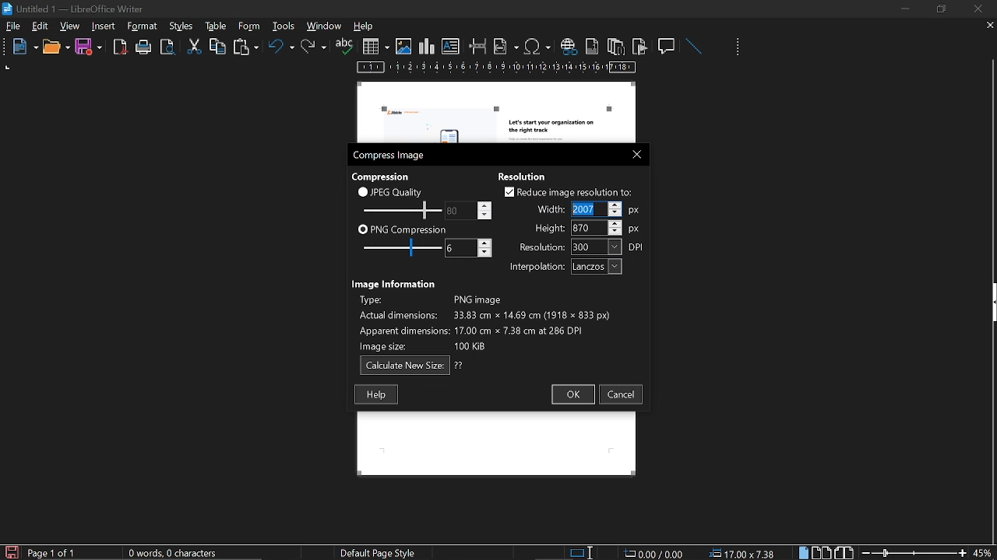 The width and height of the screenshot is (997, 560). Describe the element at coordinates (984, 552) in the screenshot. I see `current zoom` at that location.